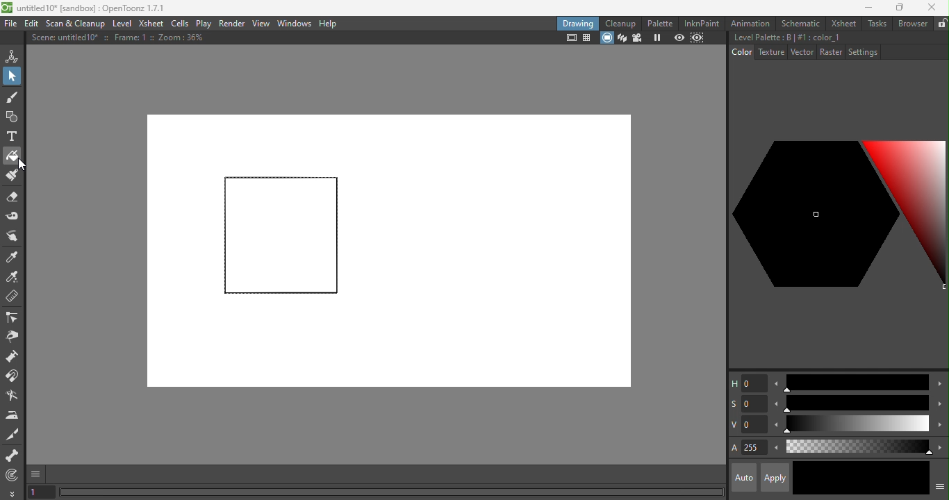 The image size is (949, 500). What do you see at coordinates (30, 24) in the screenshot?
I see `Edit` at bounding box center [30, 24].